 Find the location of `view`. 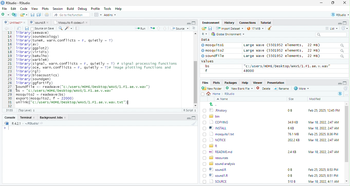

view is located at coordinates (98, 15).